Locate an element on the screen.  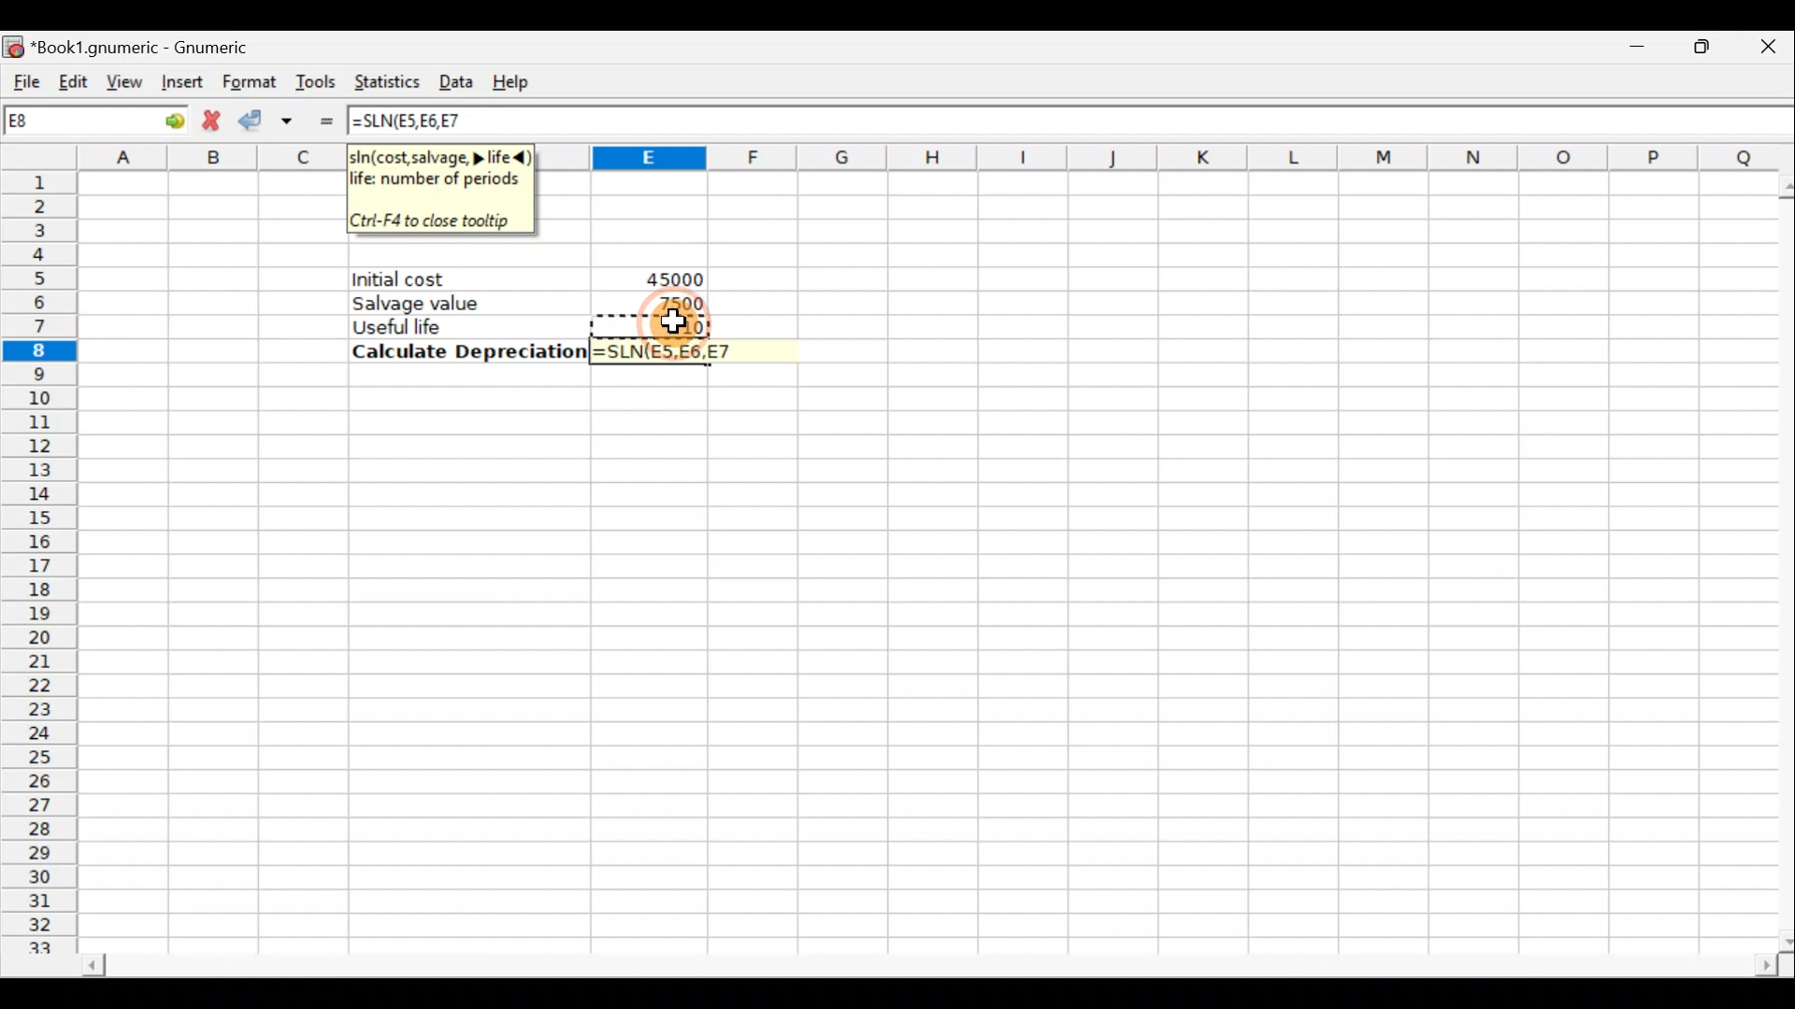
Cells is located at coordinates (921, 663).